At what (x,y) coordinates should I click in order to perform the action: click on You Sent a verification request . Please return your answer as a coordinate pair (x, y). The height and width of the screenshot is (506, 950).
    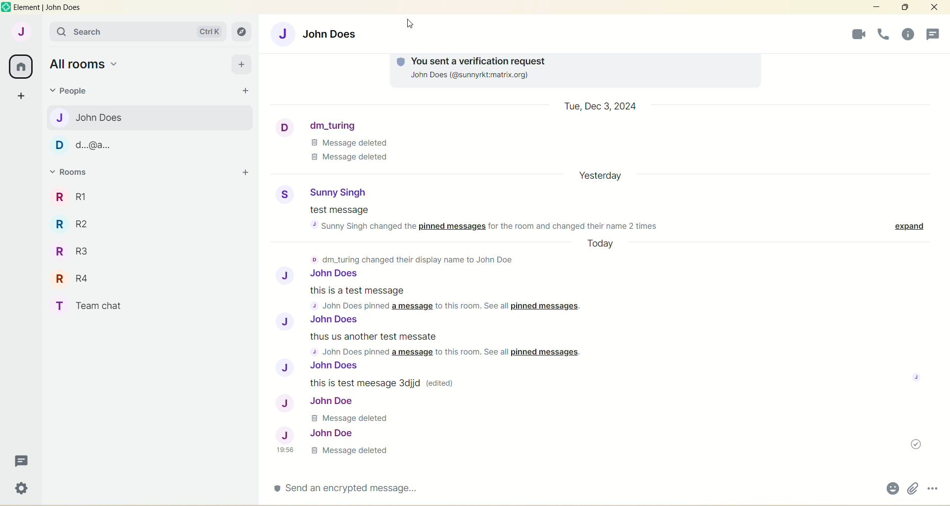
    Looking at the image, I should click on (571, 59).